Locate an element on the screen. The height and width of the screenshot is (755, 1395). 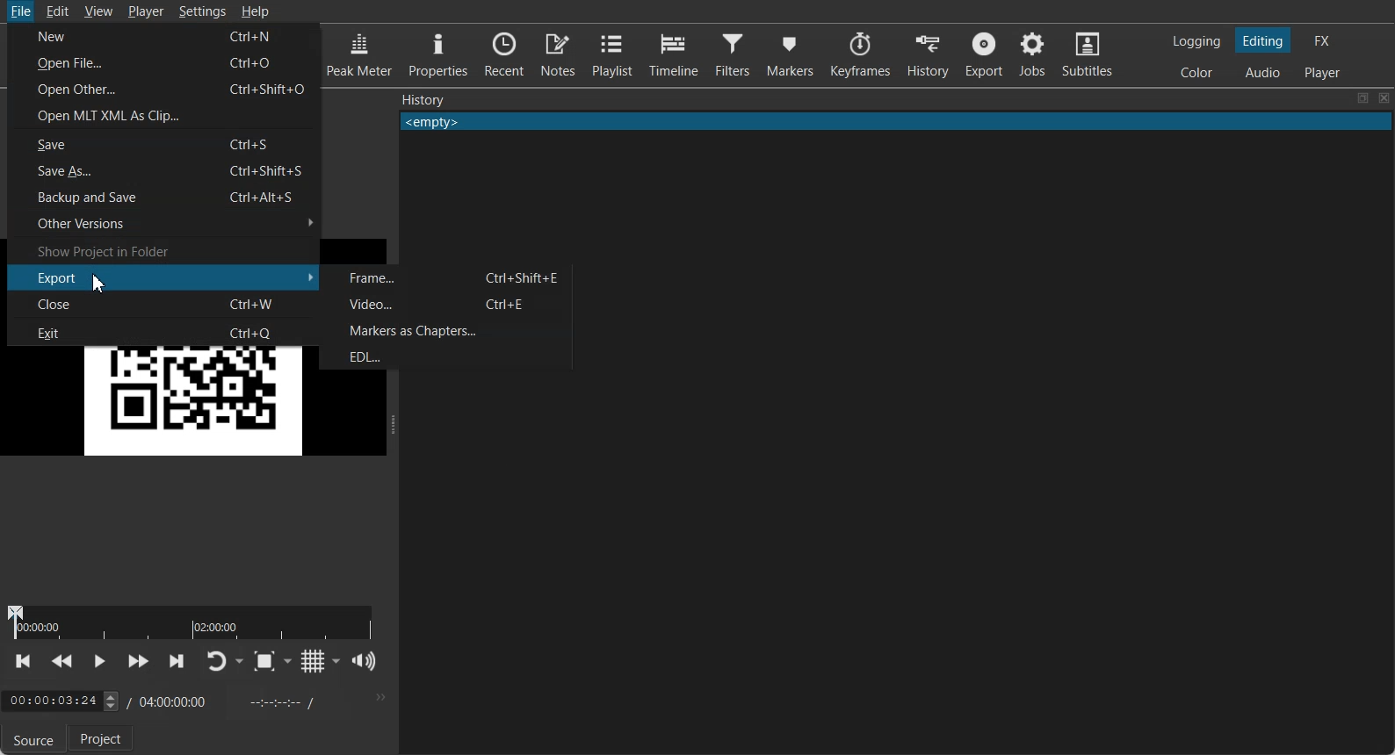
Subtitles is located at coordinates (1088, 53).